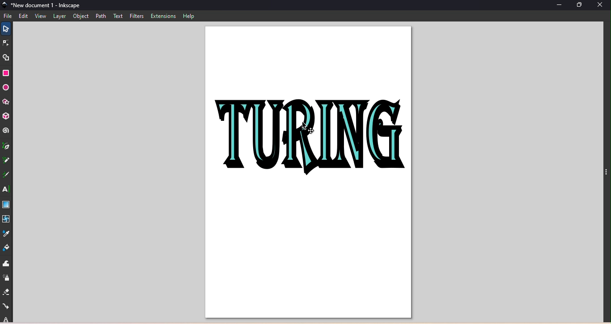 This screenshot has width=611, height=324. I want to click on Pen tool, so click(7, 147).